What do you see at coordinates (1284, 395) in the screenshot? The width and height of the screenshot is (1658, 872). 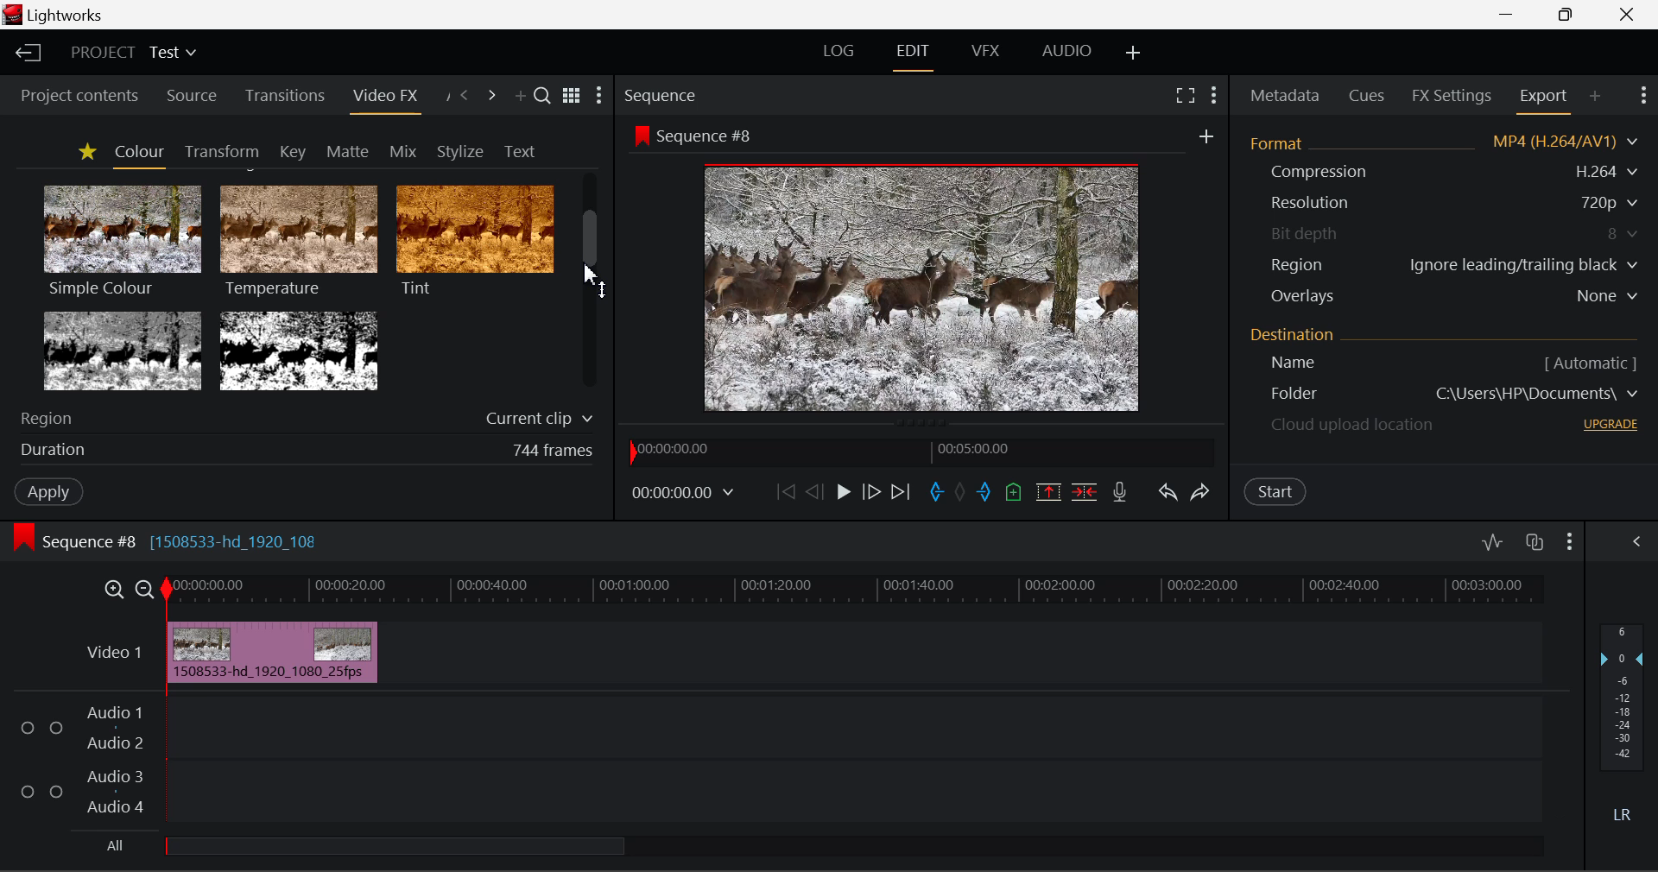 I see `Destination Folder` at bounding box center [1284, 395].